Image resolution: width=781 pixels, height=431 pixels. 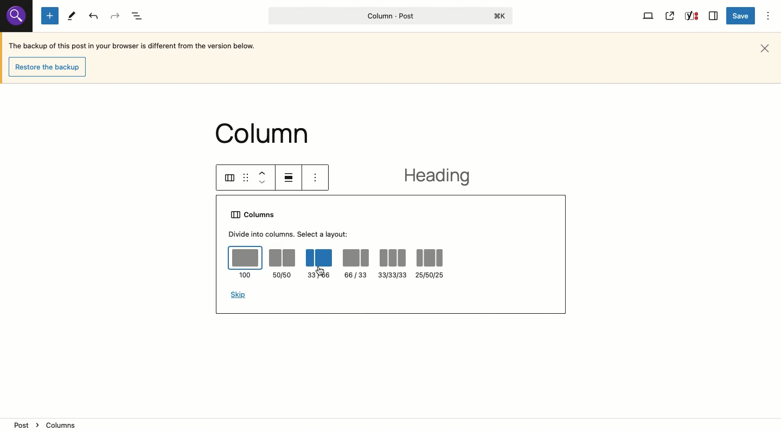 What do you see at coordinates (239, 295) in the screenshot?
I see `Skip` at bounding box center [239, 295].